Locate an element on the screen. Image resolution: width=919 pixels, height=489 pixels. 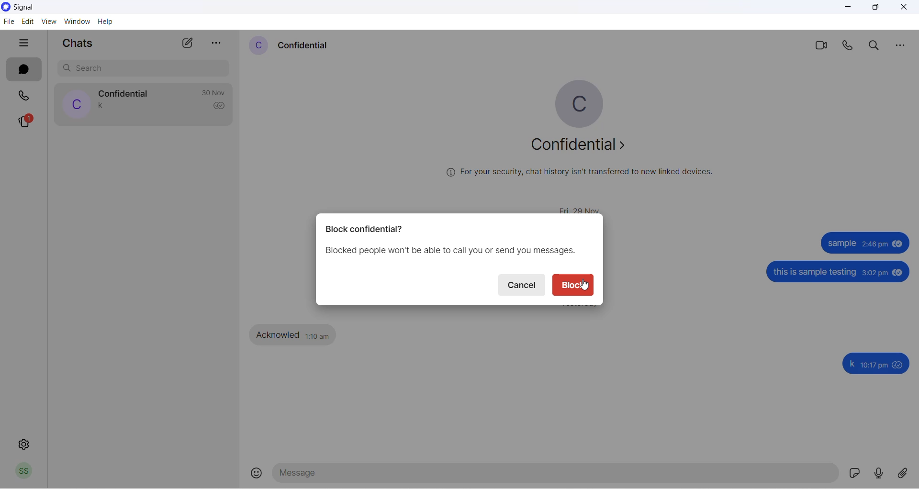
read recipient is located at coordinates (221, 107).